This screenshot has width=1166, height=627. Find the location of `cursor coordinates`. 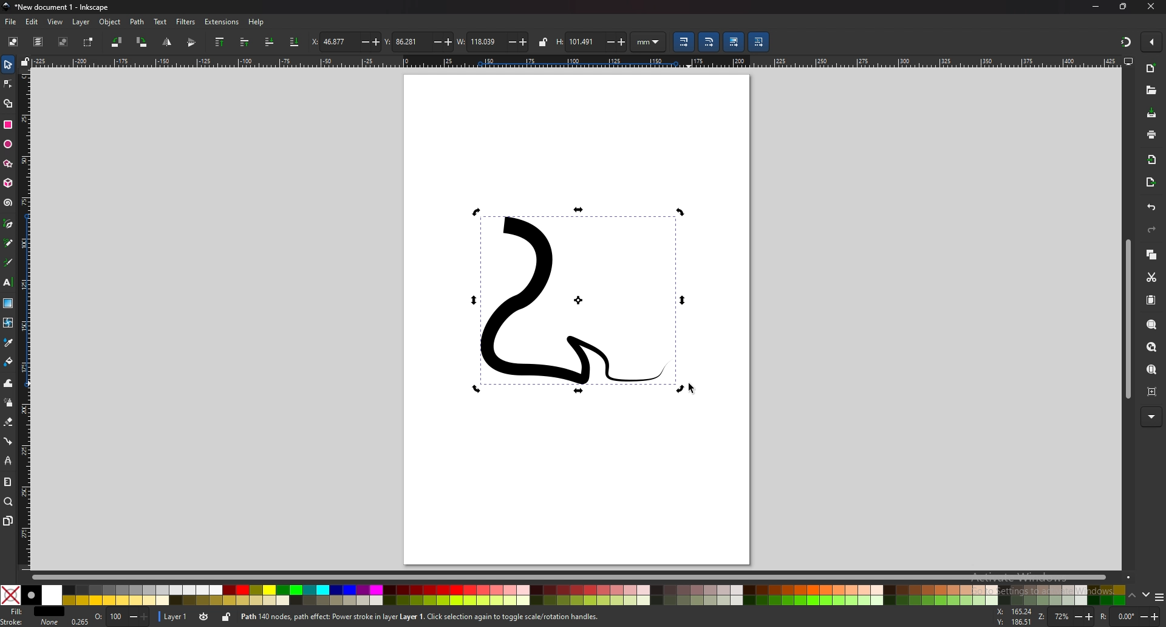

cursor coordinates is located at coordinates (1014, 618).